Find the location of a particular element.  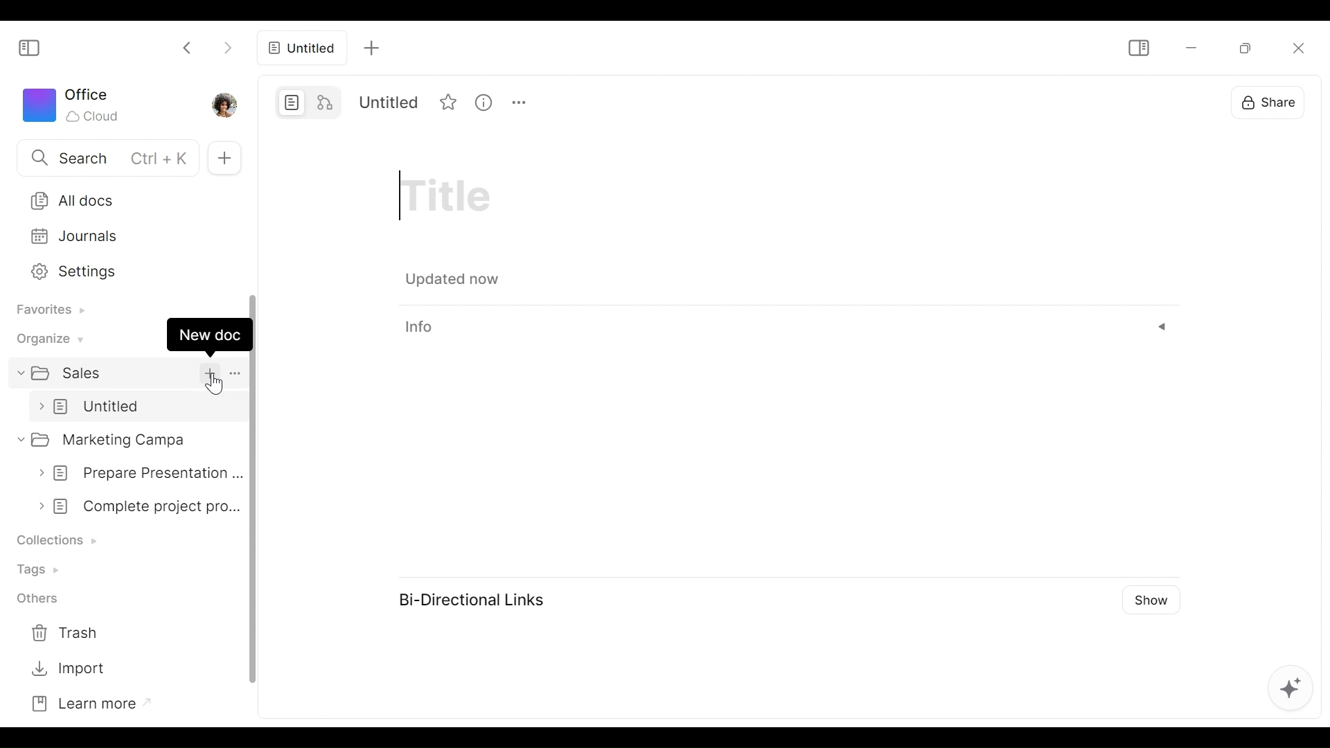

Learn more is located at coordinates (88, 702).